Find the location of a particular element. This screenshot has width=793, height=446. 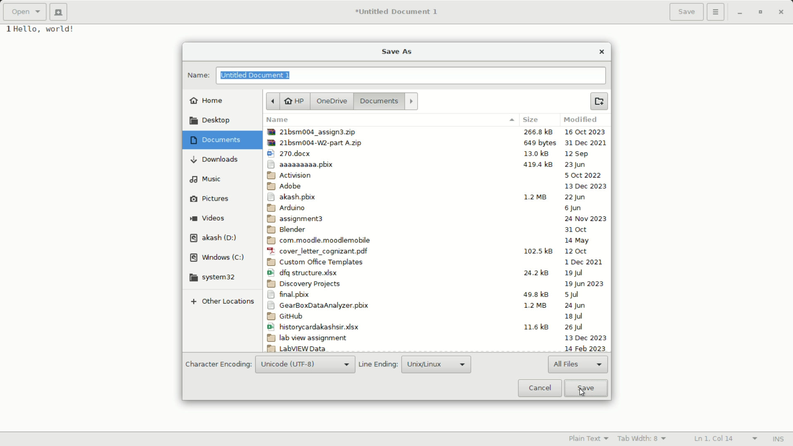

videos is located at coordinates (208, 218).